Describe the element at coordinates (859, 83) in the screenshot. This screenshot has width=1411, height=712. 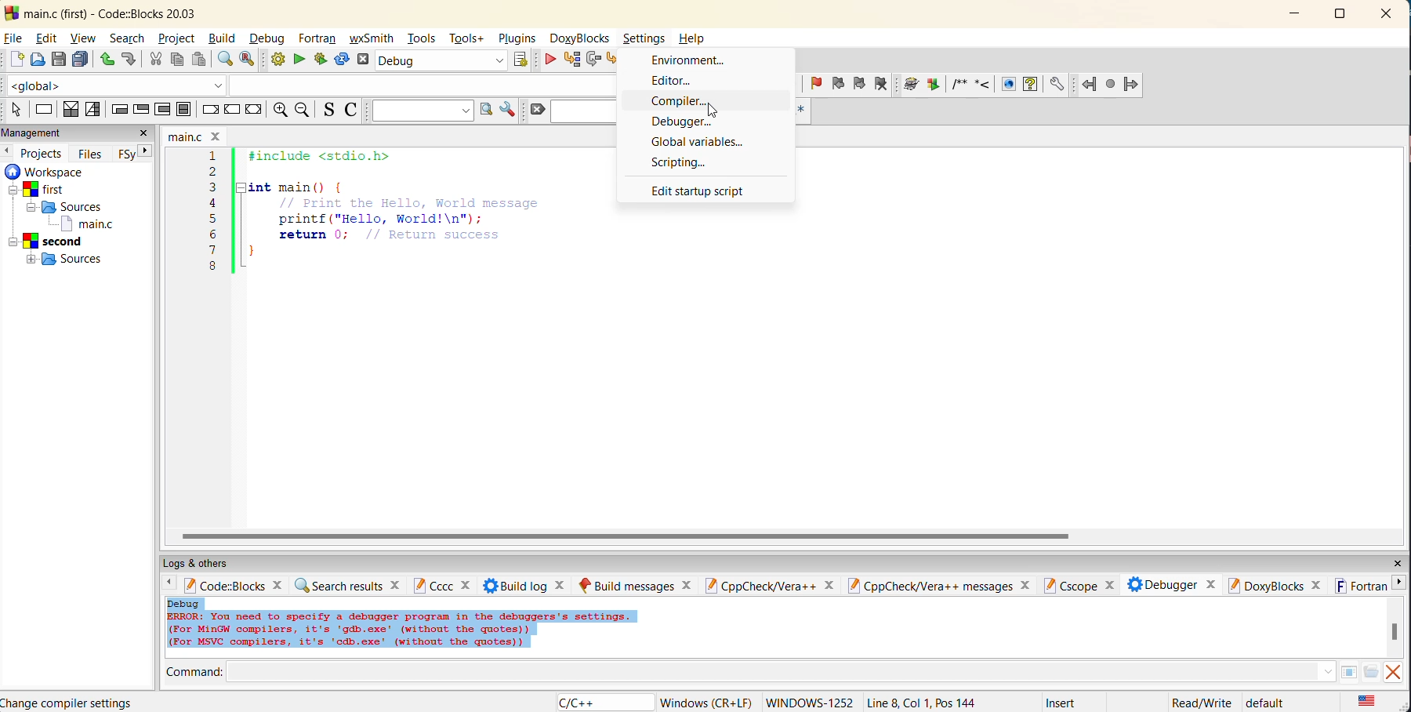
I see `next bookmark` at that location.